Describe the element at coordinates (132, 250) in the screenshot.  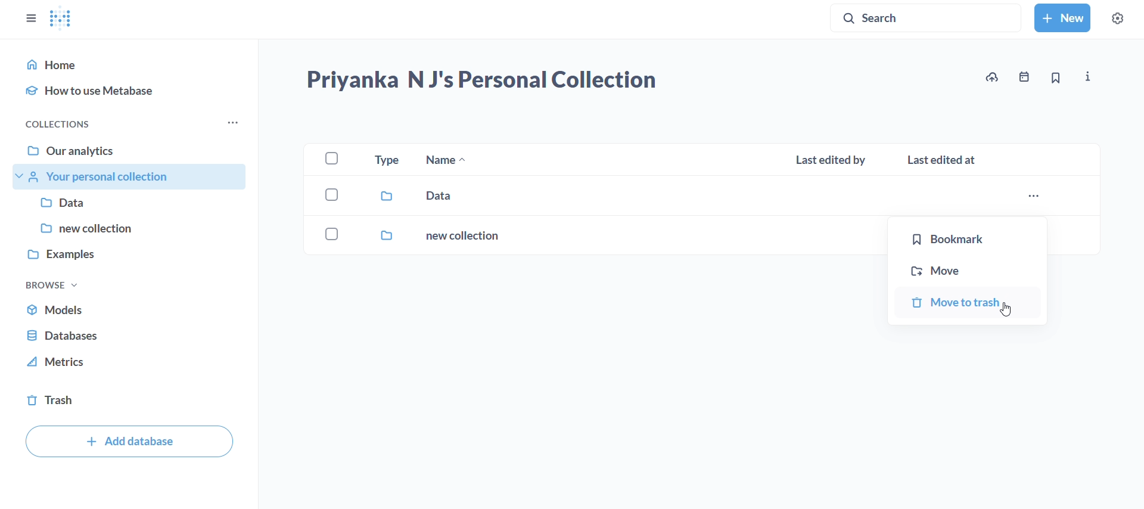
I see `examples` at that location.